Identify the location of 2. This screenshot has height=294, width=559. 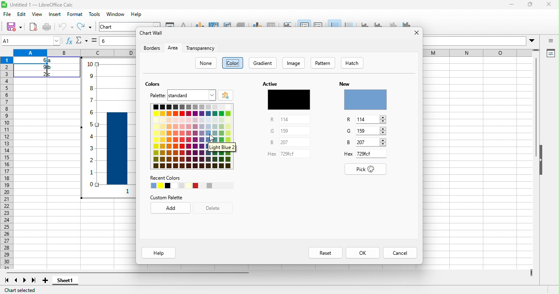
(40, 74).